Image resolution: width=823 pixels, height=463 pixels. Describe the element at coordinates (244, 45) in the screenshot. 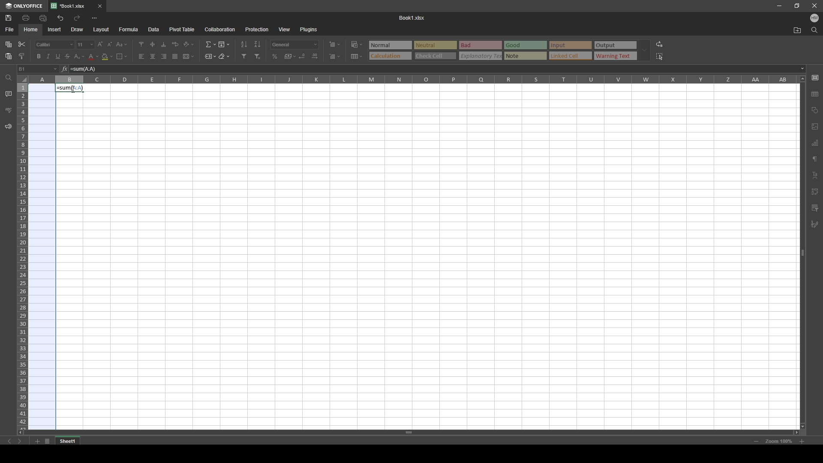

I see `sort ascending` at that location.